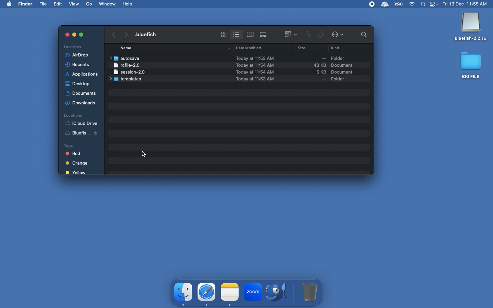 Image resolution: width=493 pixels, height=308 pixels. Describe the element at coordinates (78, 145) in the screenshot. I see `Tags` at that location.